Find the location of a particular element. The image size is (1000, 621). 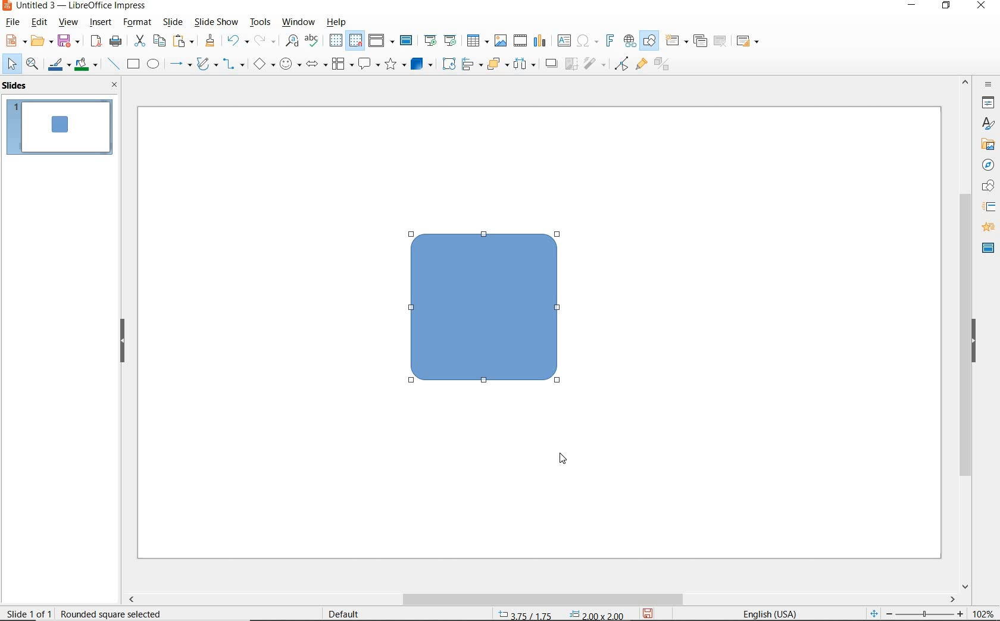

cursor is located at coordinates (565, 460).